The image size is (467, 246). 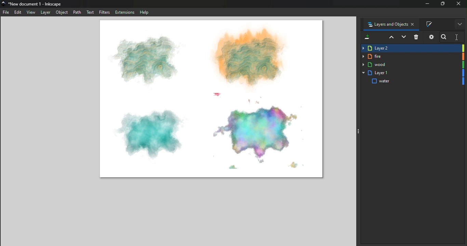 What do you see at coordinates (18, 13) in the screenshot?
I see `Edit` at bounding box center [18, 13].